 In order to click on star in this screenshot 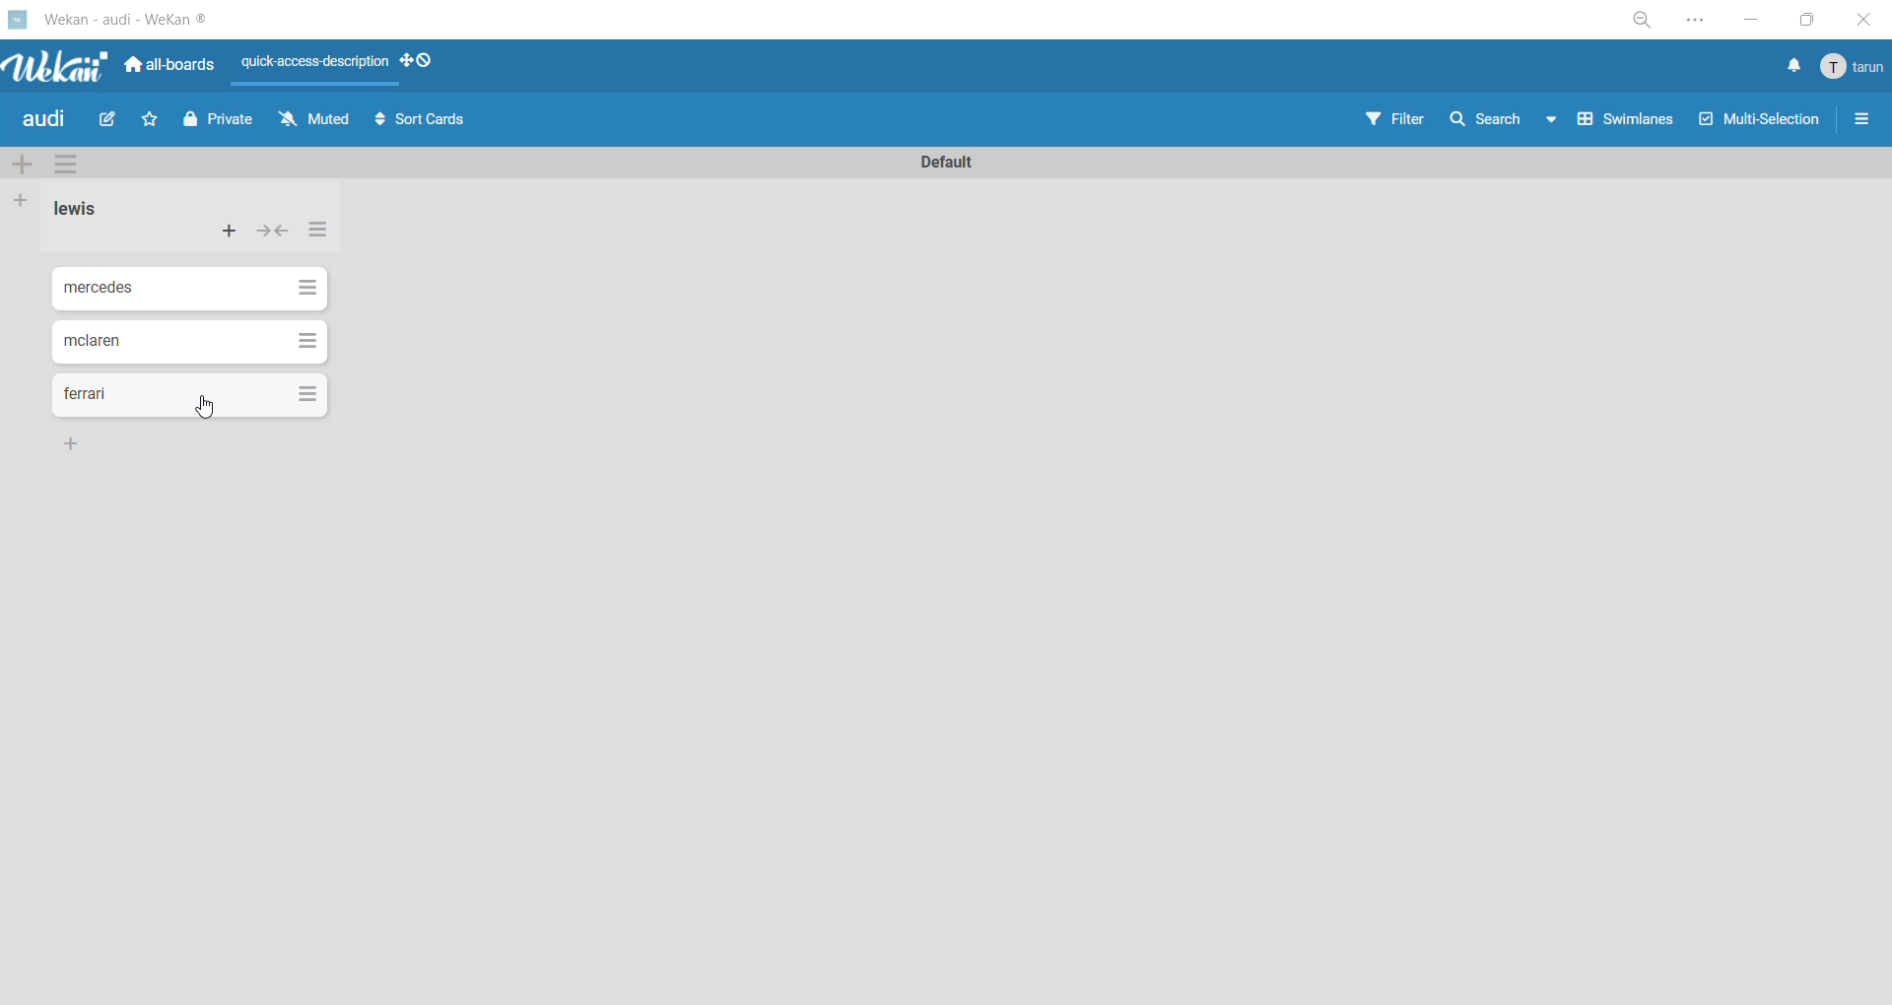, I will do `click(154, 117)`.